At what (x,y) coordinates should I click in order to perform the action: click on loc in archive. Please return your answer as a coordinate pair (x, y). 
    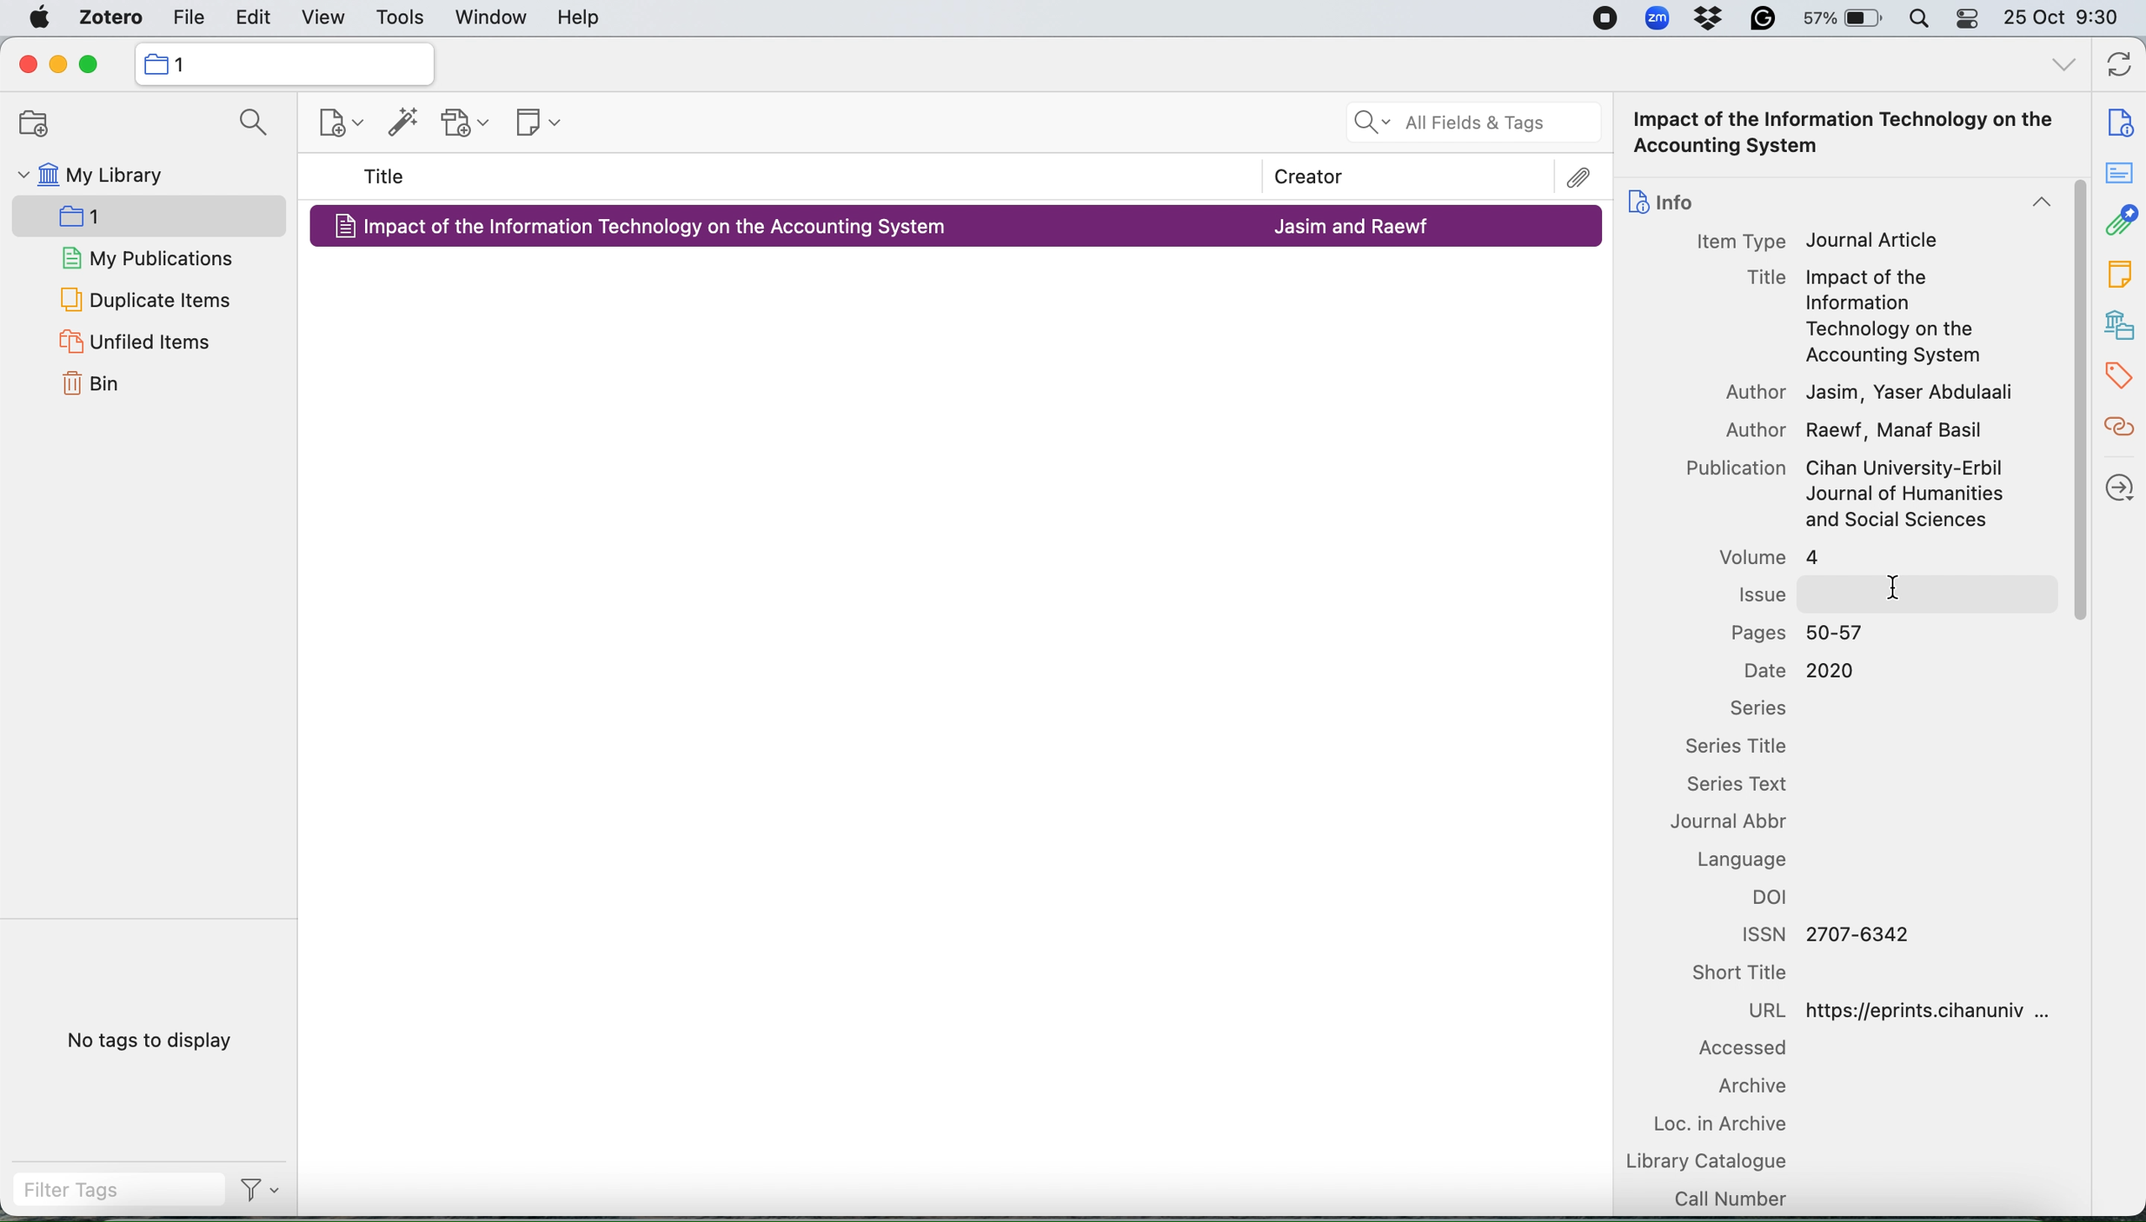
    Looking at the image, I should click on (1726, 1125).